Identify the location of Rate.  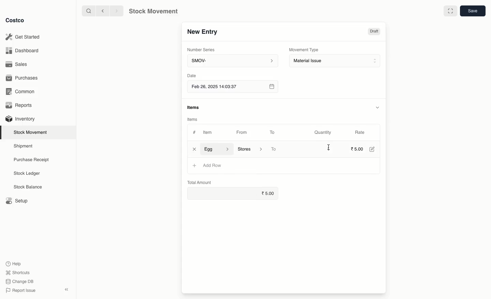
(360, 131).